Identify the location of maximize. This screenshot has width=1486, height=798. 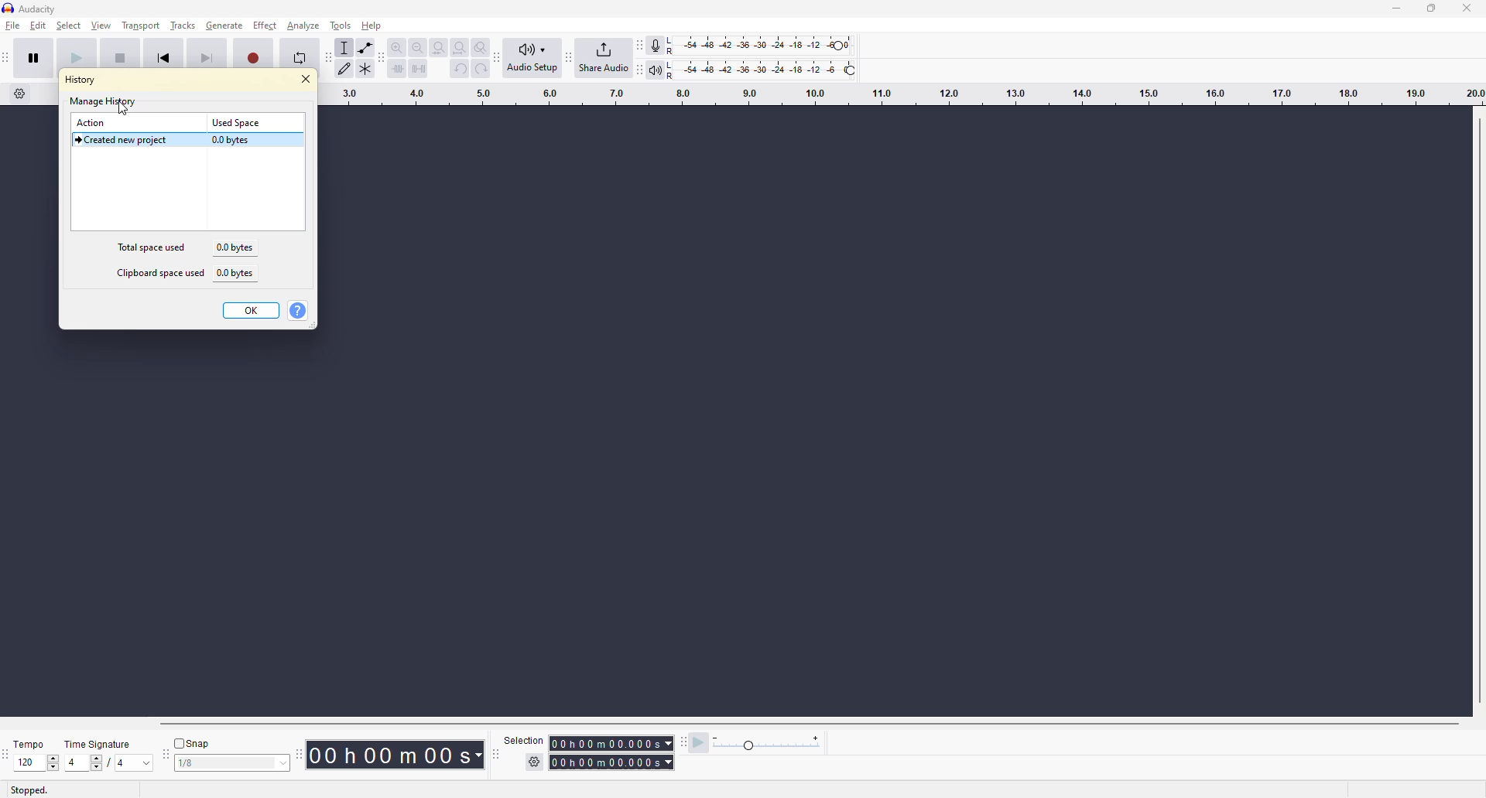
(1433, 13).